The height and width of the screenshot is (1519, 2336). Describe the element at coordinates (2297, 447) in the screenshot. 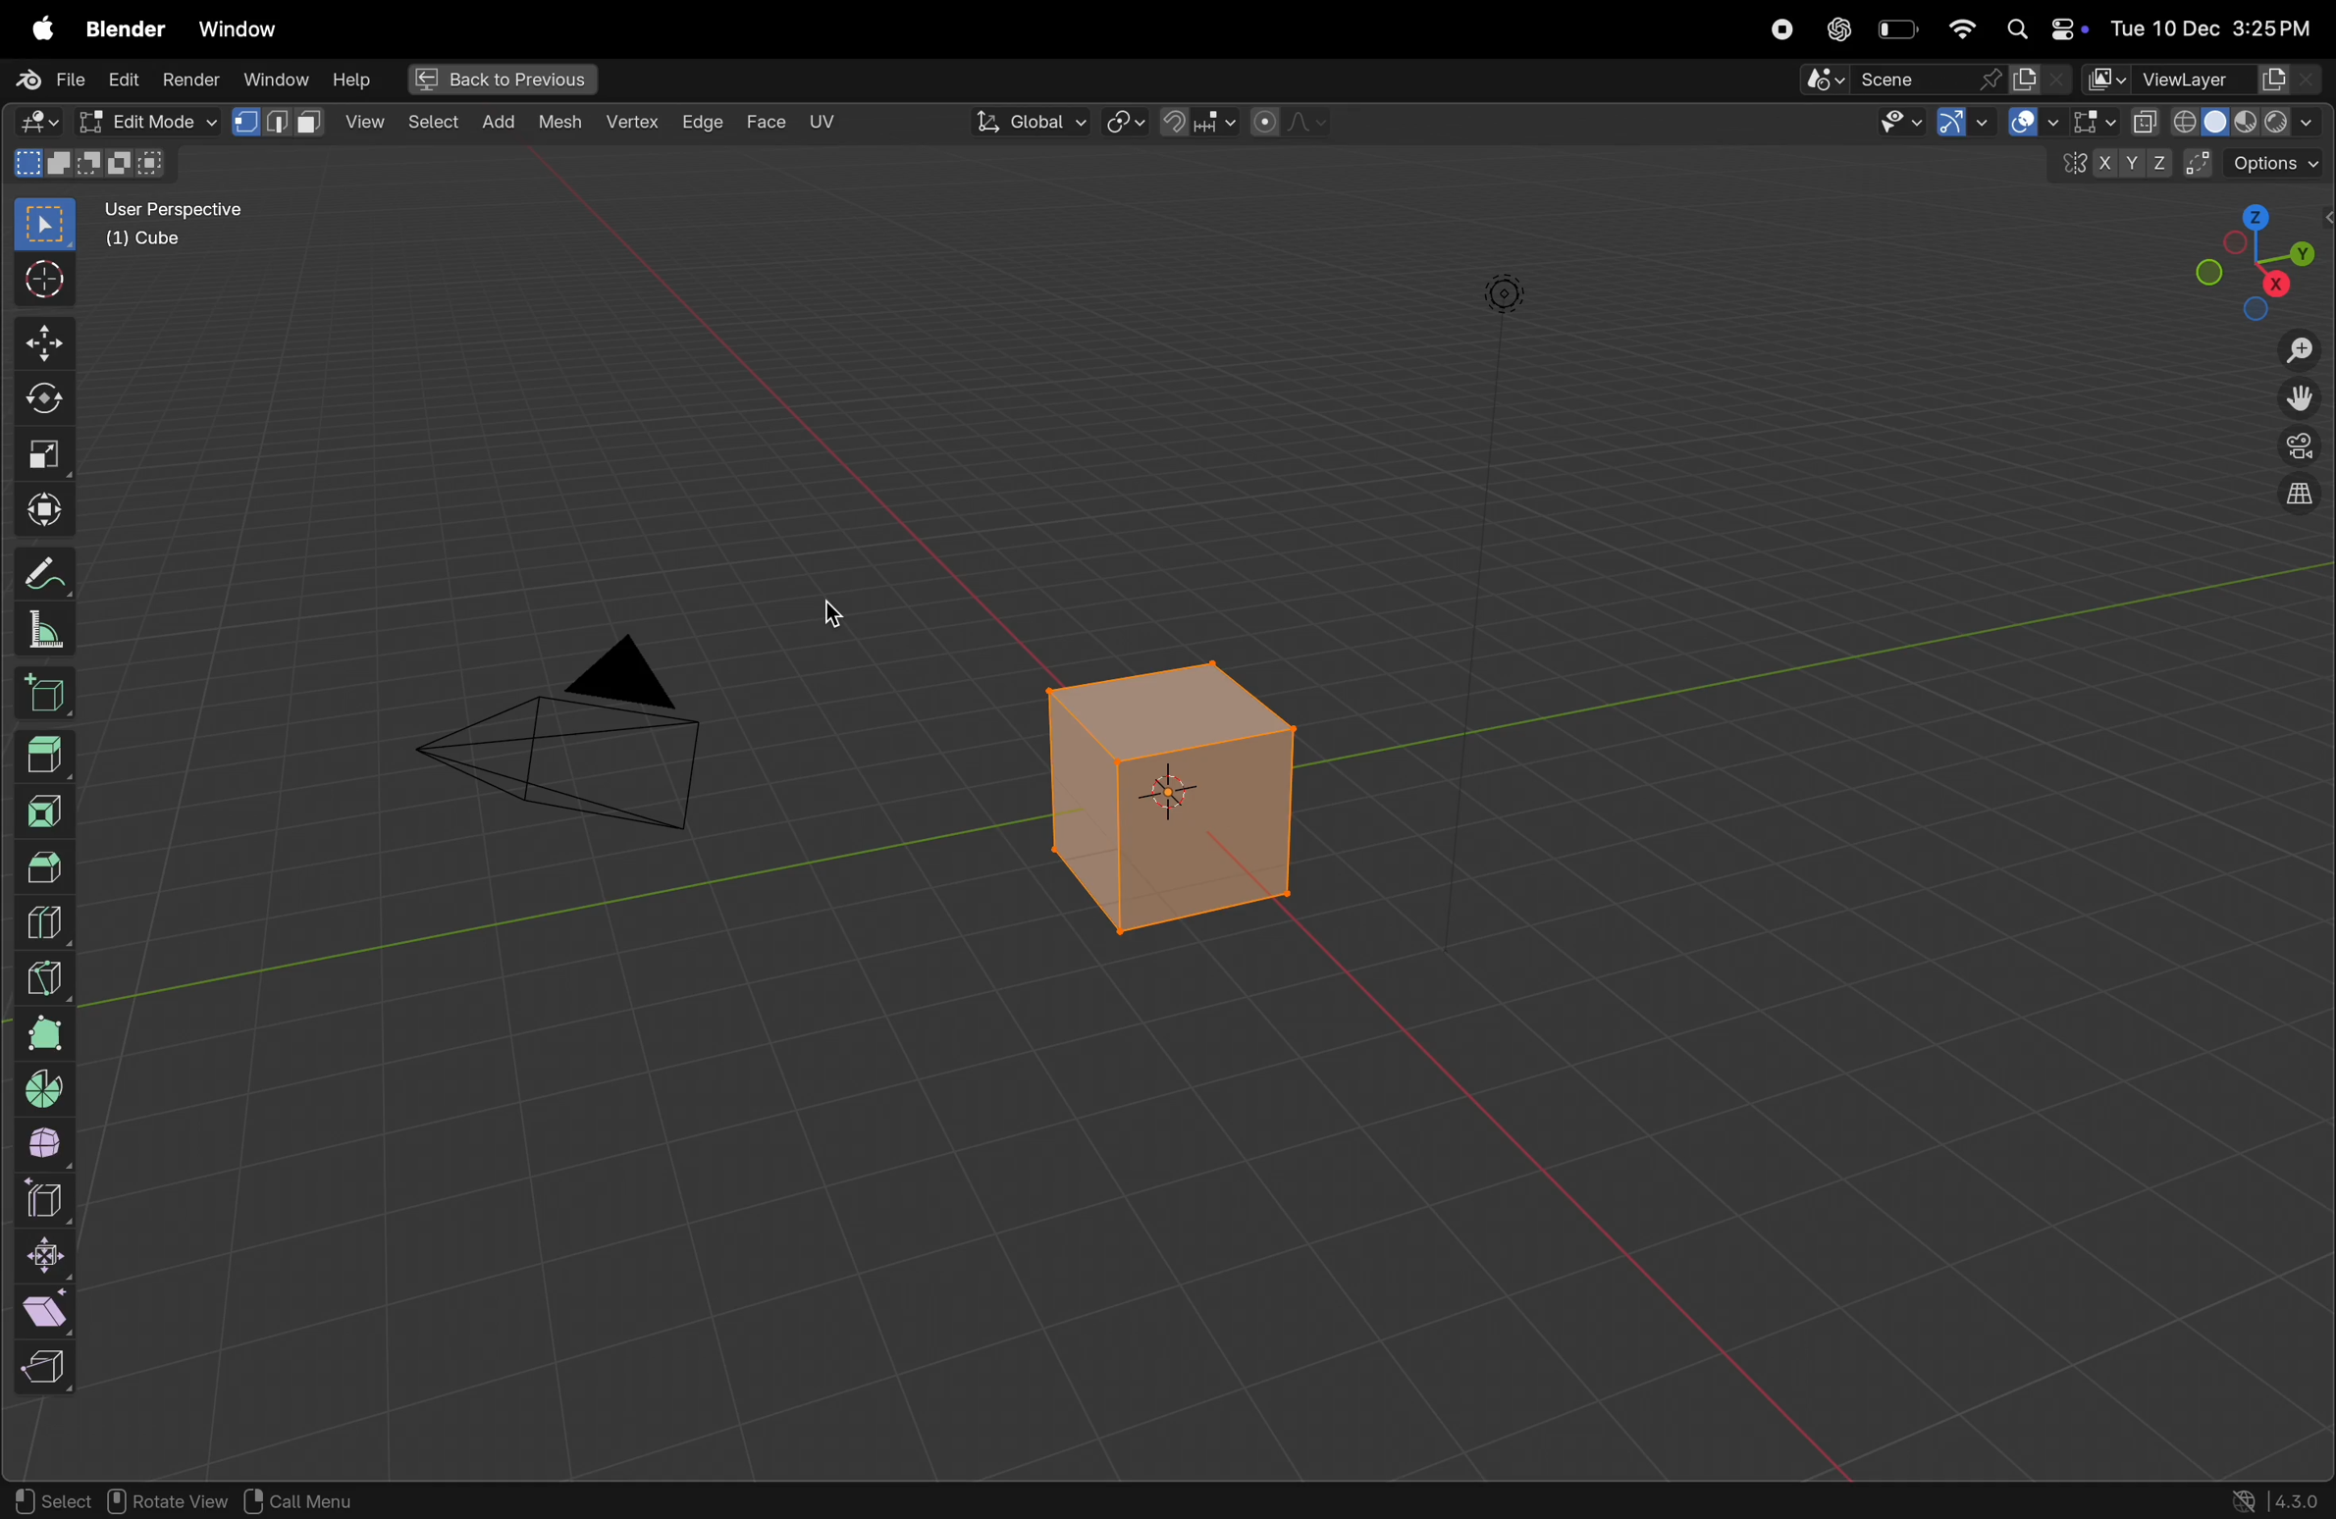

I see `toggle camera` at that location.